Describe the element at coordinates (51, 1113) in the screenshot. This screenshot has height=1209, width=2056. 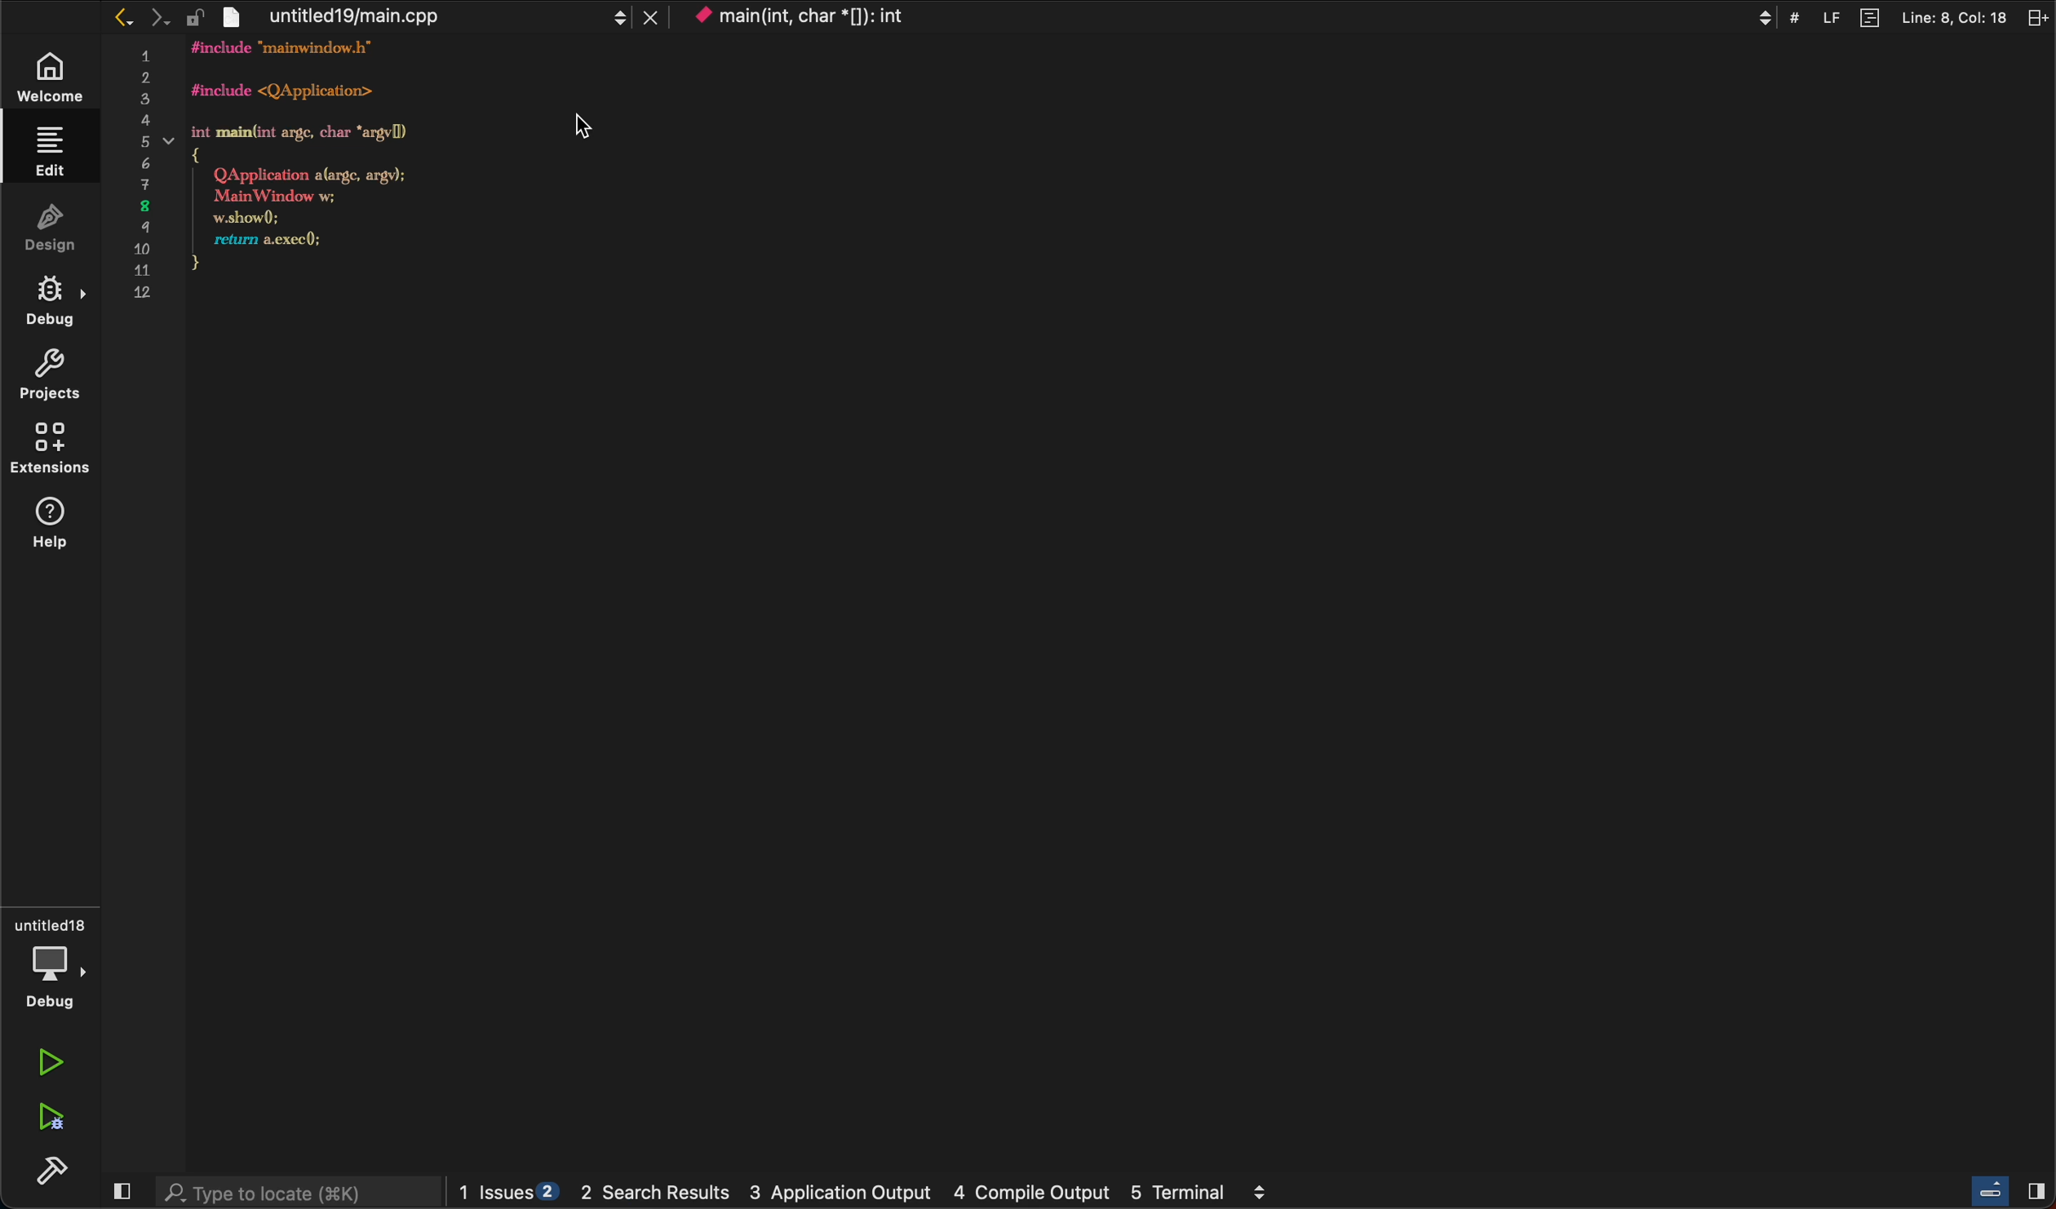
I see `run debug` at that location.